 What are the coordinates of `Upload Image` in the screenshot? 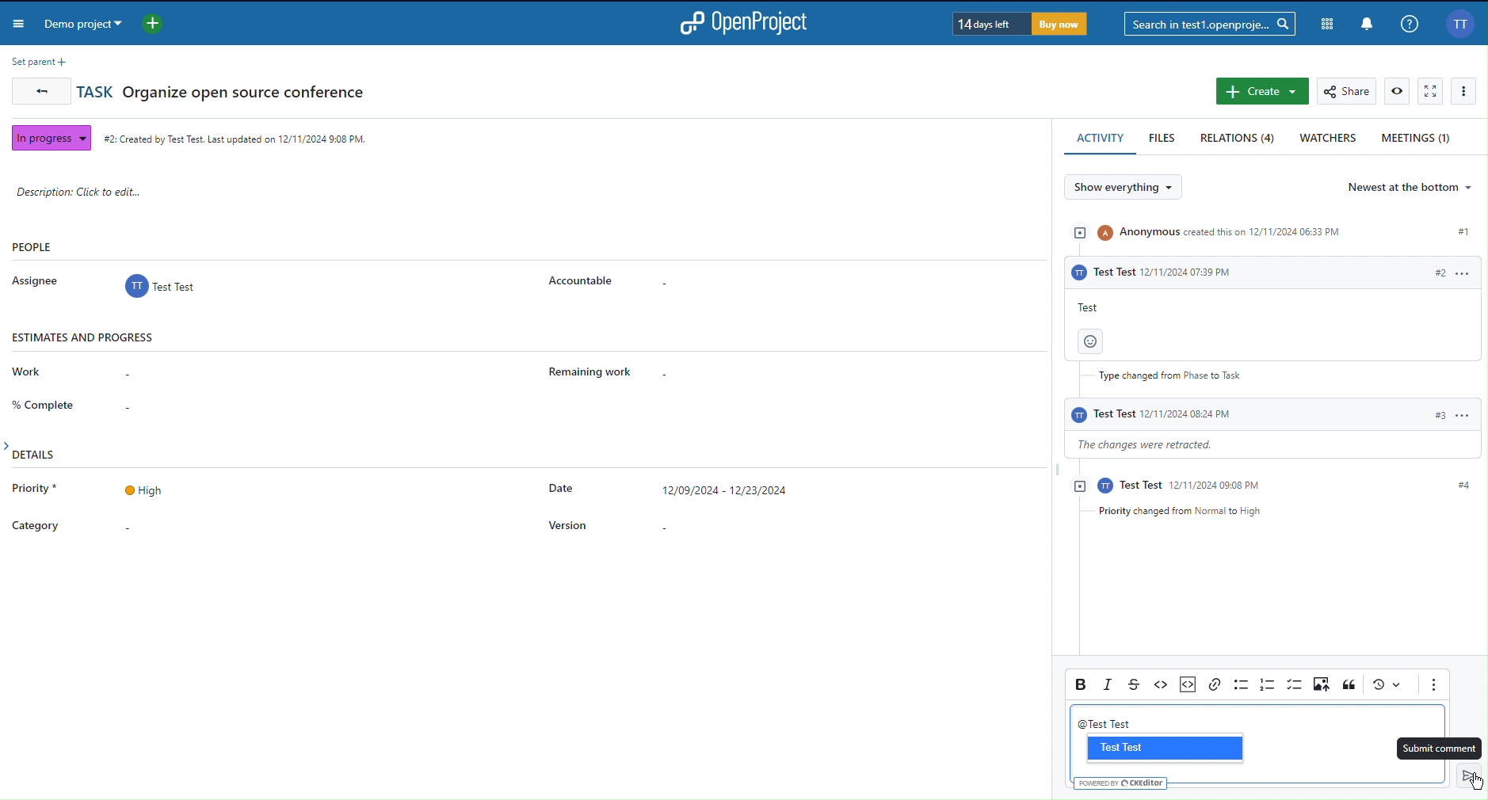 It's located at (1323, 685).